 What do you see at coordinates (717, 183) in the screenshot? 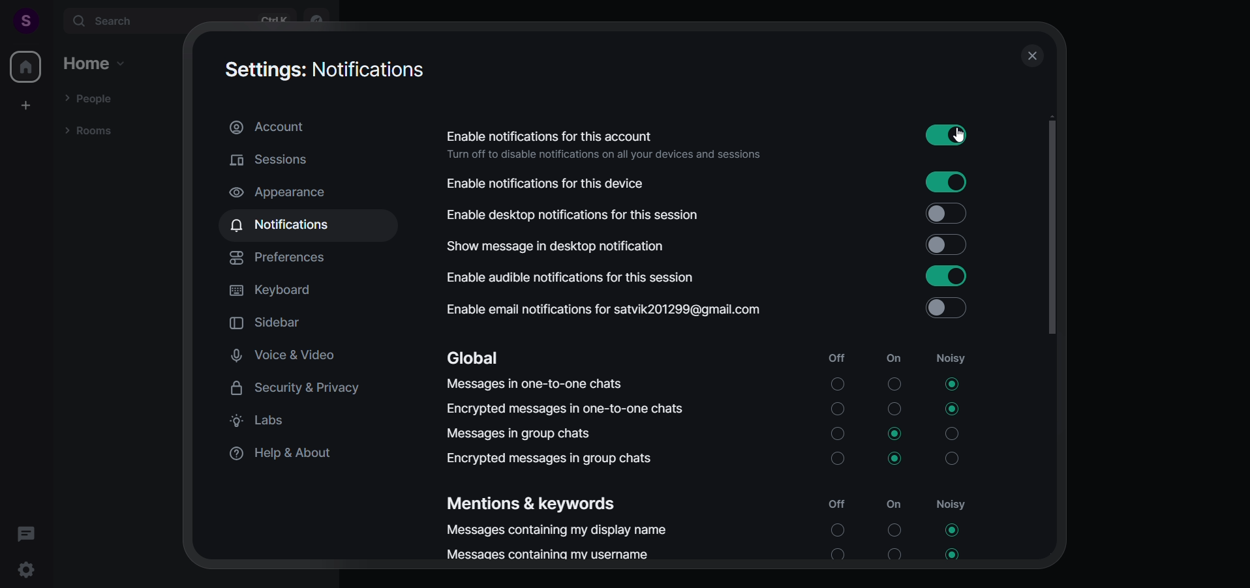
I see `enable notification for this device` at bounding box center [717, 183].